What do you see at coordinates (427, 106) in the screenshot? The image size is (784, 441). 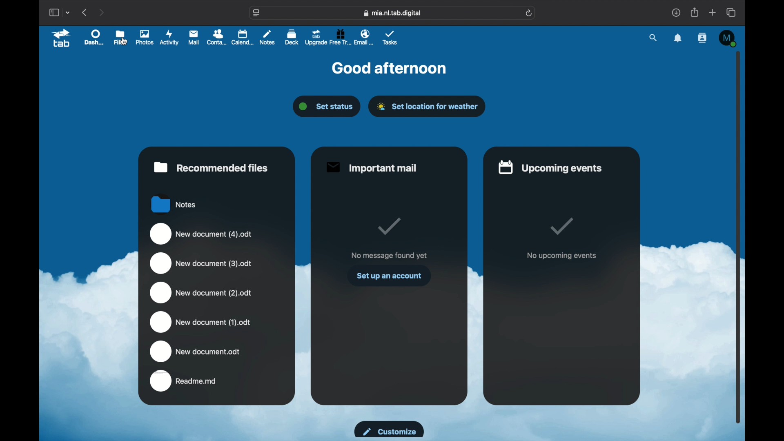 I see `set location for weather` at bounding box center [427, 106].